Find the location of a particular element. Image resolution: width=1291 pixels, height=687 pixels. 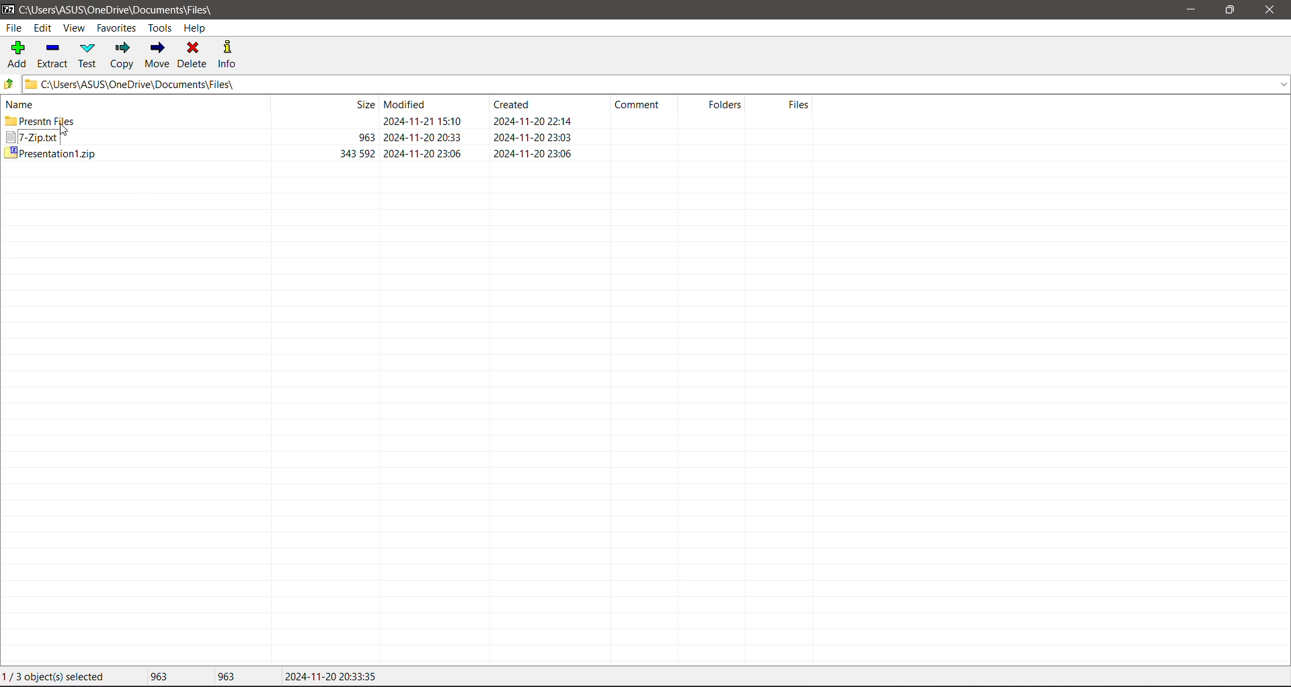

Title Bar color changed on Click is located at coordinates (467, 9).